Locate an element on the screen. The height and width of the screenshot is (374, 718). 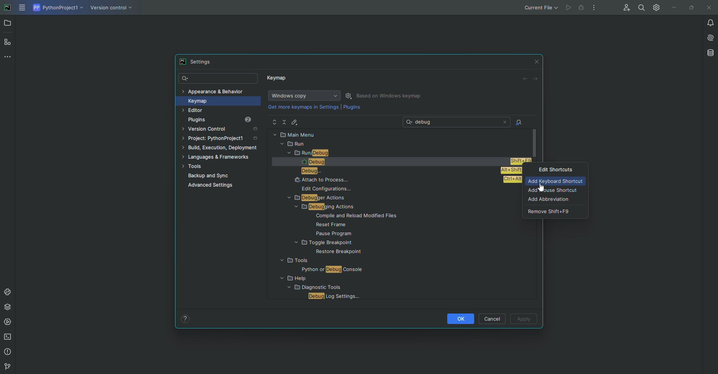
Current file is located at coordinates (540, 7).